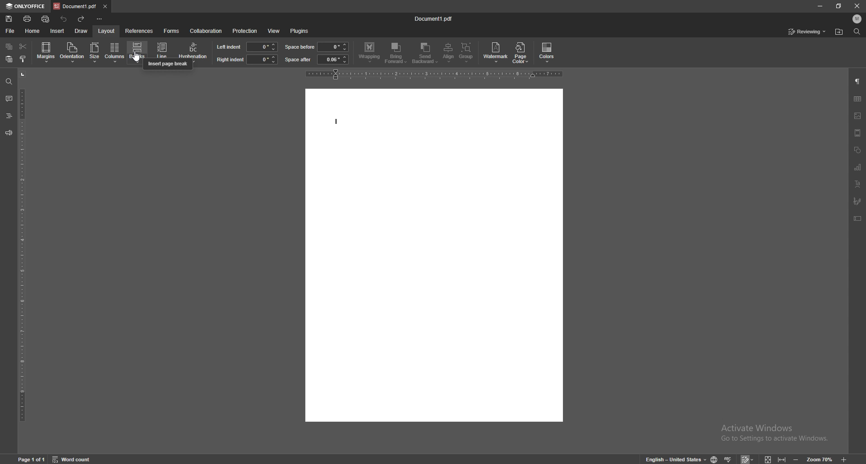 The height and width of the screenshot is (464, 866). Describe the element at coordinates (748, 458) in the screenshot. I see `track changes` at that location.